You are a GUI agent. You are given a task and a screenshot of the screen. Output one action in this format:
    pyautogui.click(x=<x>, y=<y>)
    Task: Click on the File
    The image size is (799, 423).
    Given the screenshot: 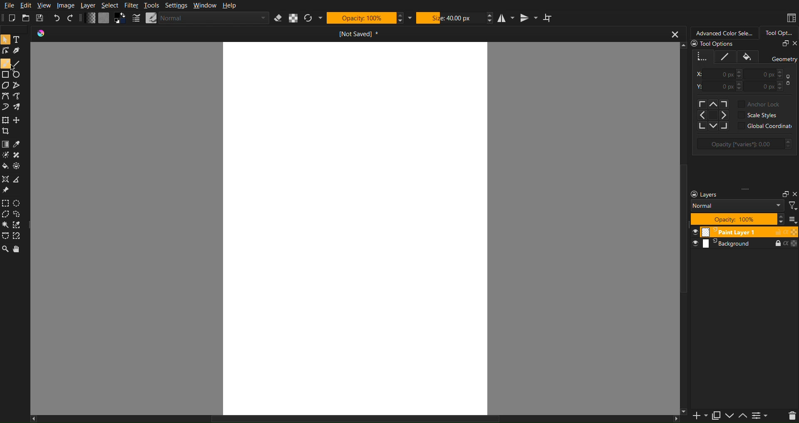 What is the action you would take?
    pyautogui.click(x=8, y=5)
    